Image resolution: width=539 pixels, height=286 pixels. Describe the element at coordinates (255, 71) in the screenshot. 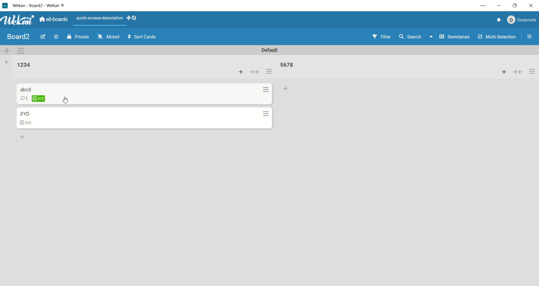

I see `collapse` at that location.